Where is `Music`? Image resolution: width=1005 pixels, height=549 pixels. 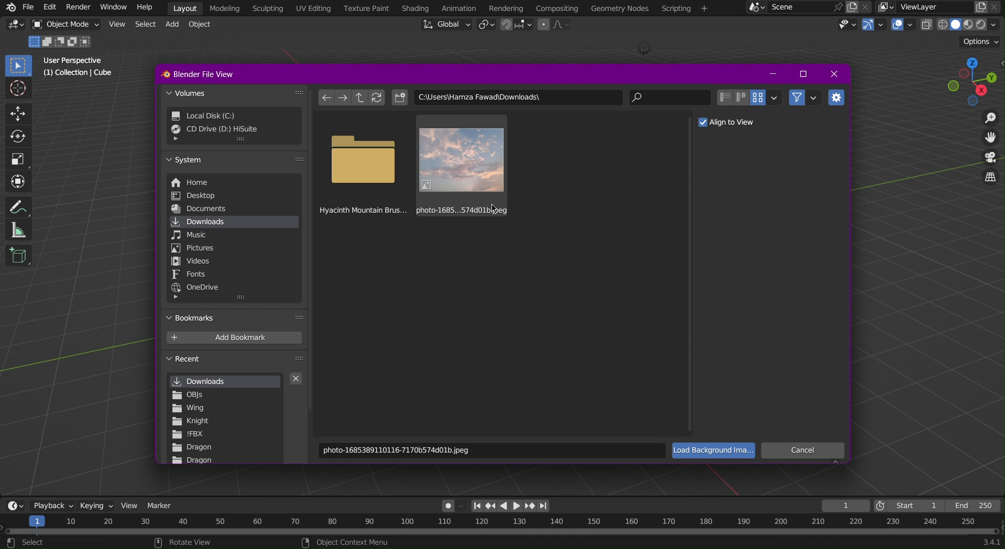
Music is located at coordinates (192, 235).